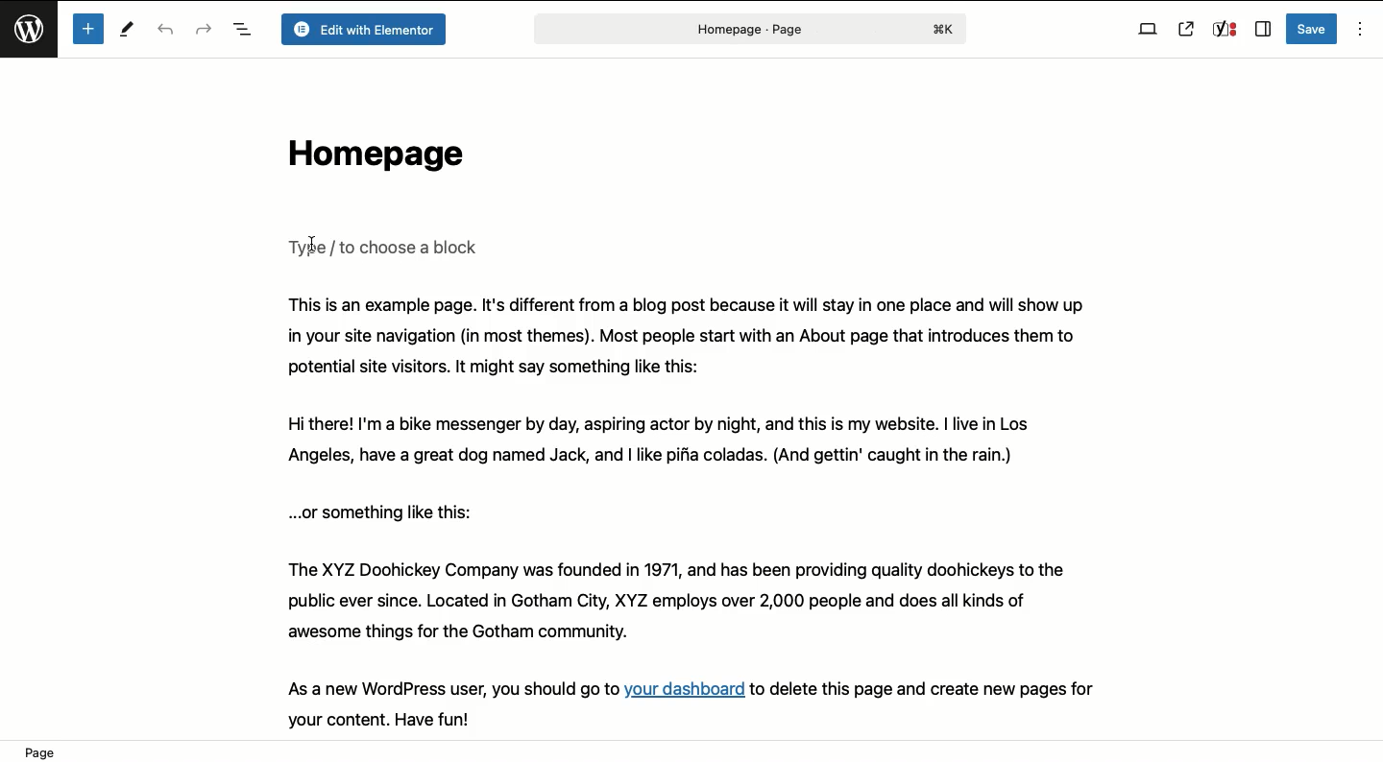 The height and width of the screenshot is (762, 1383). I want to click on Wordpress logo, so click(32, 37).